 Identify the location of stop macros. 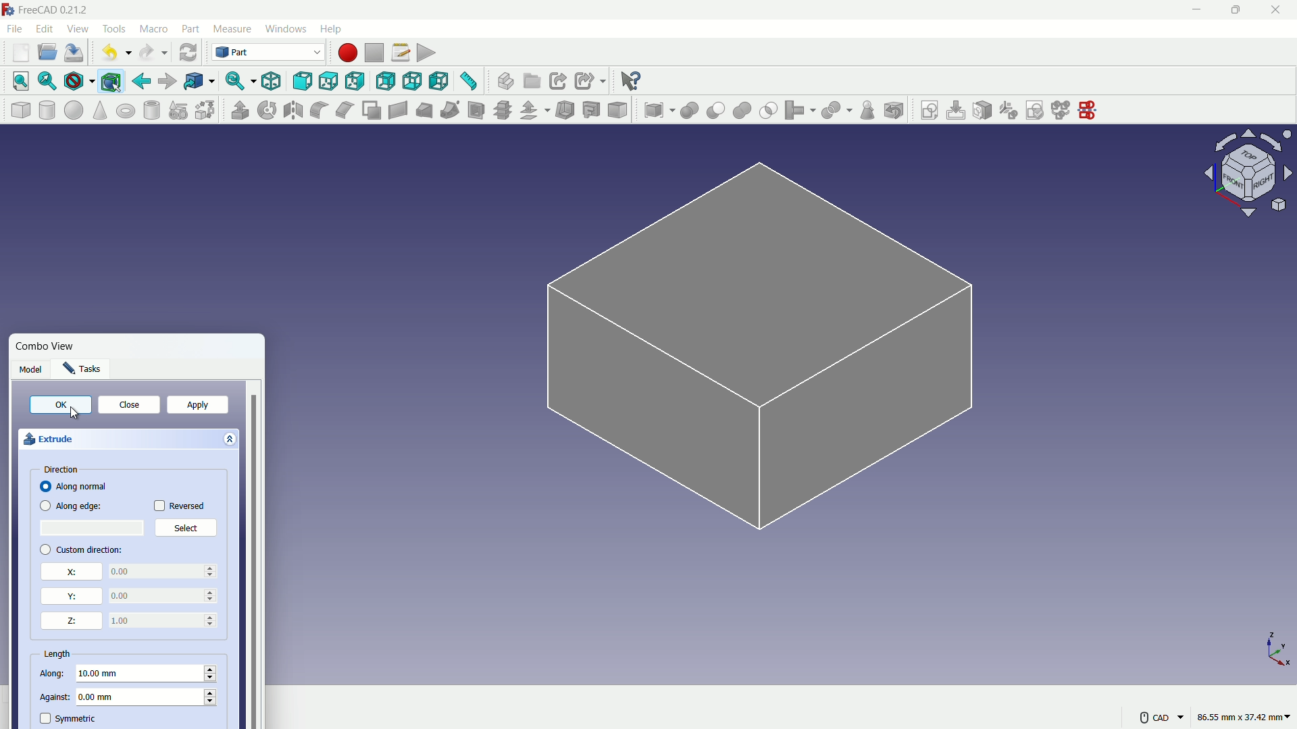
(374, 53).